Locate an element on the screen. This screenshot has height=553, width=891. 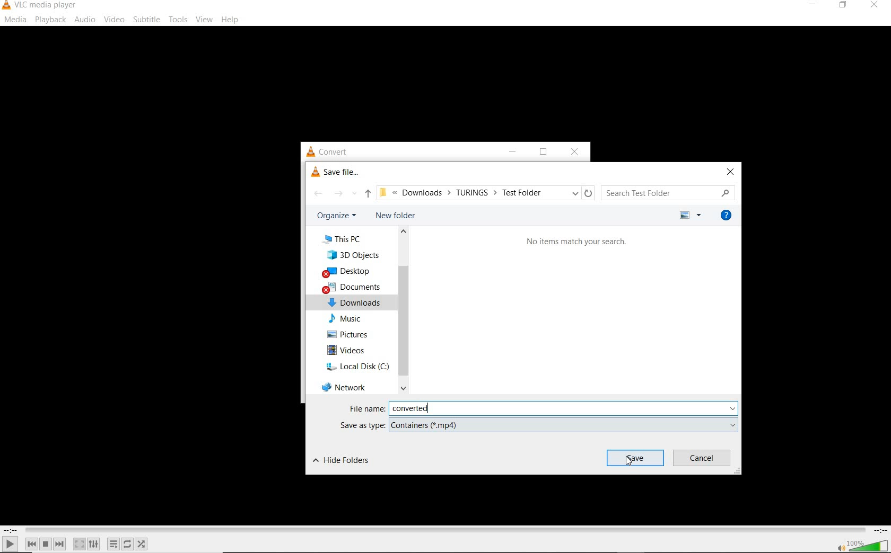
downloads is located at coordinates (354, 302).